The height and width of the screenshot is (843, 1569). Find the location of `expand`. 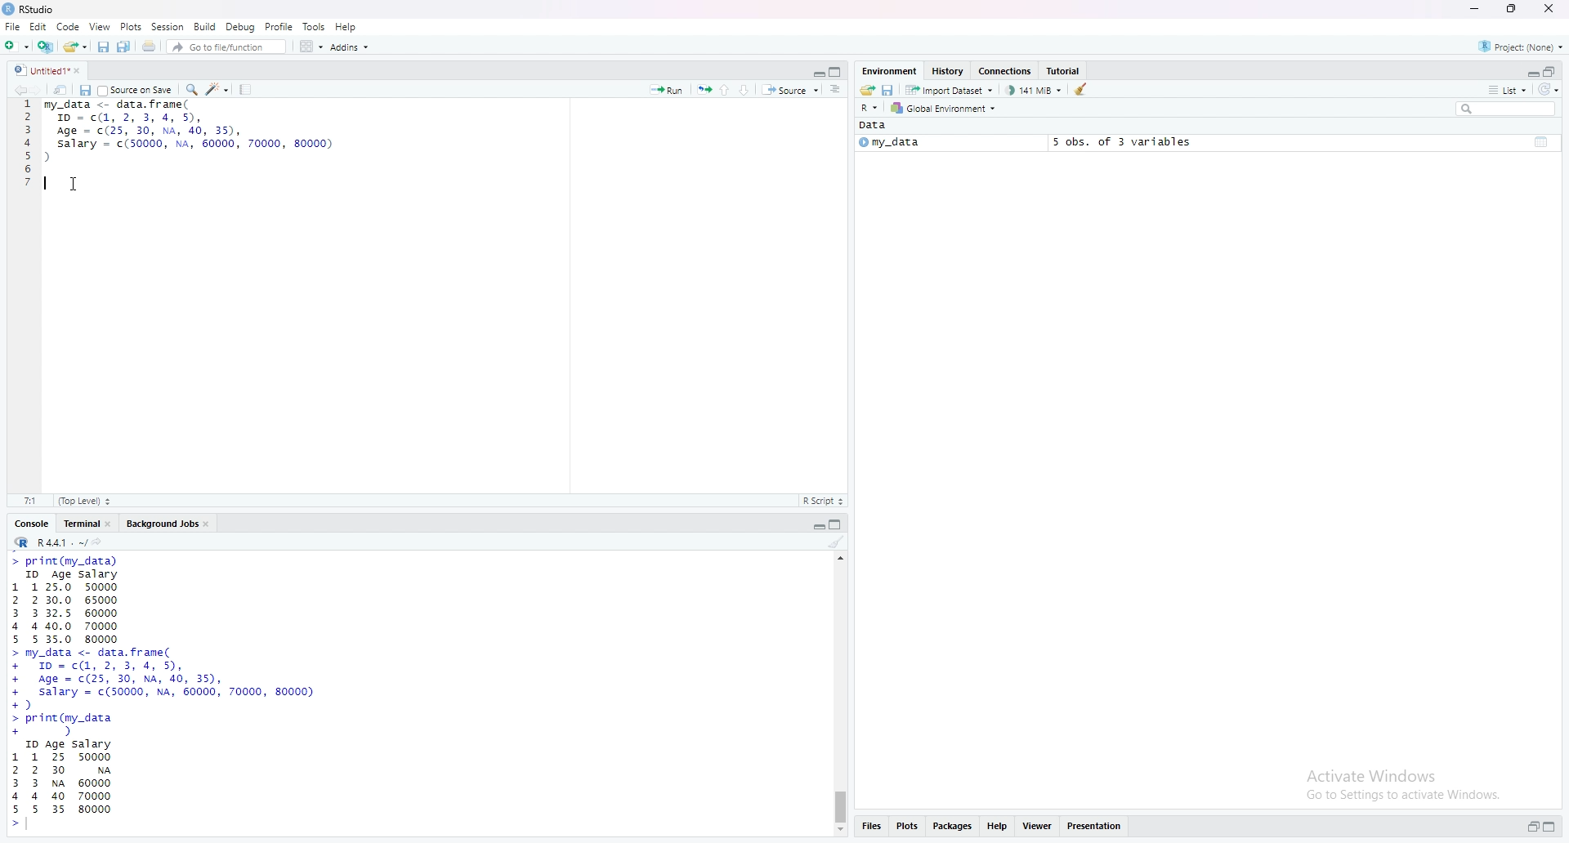

expand is located at coordinates (1531, 827).